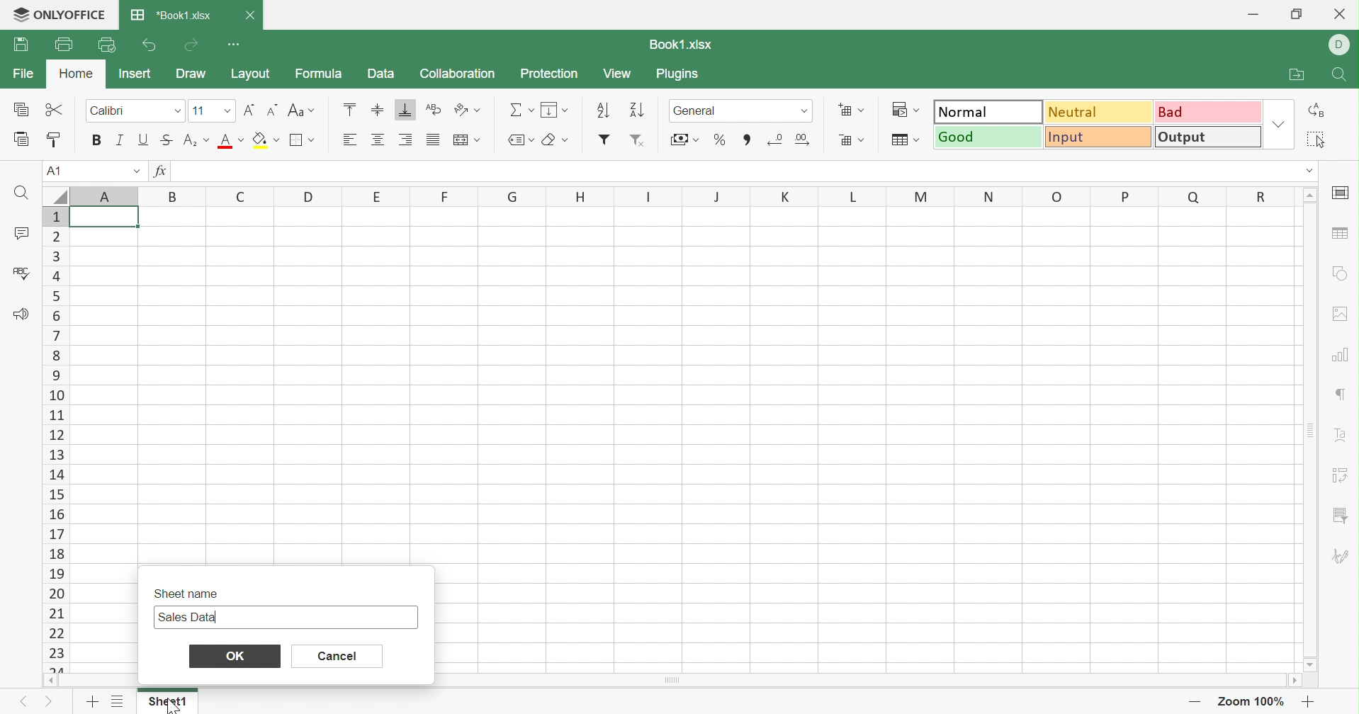  Describe the element at coordinates (405, 108) in the screenshot. I see `Align Bottom` at that location.